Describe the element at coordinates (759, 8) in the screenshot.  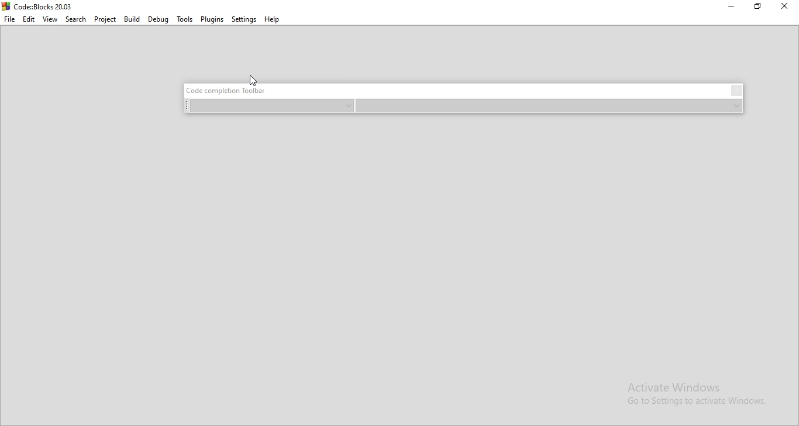
I see `Restore` at that location.